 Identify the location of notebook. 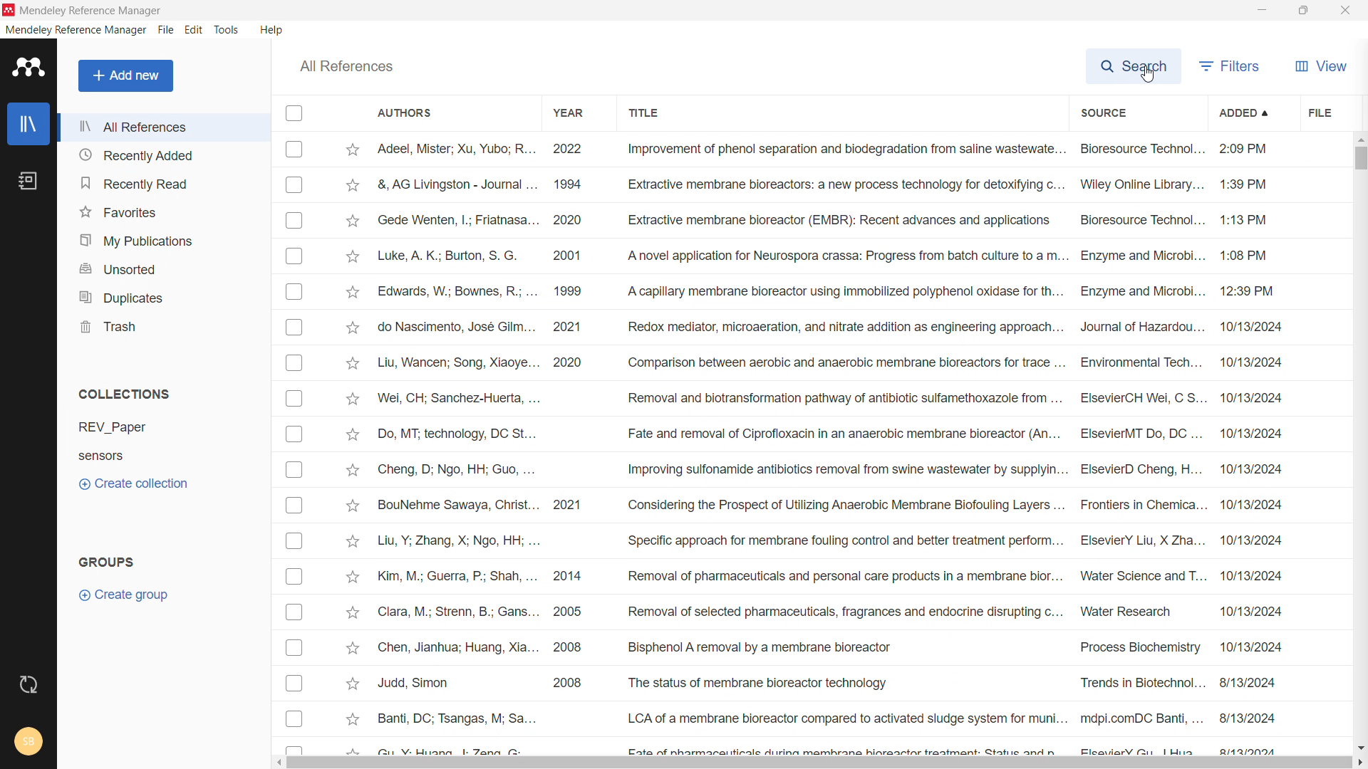
(28, 182).